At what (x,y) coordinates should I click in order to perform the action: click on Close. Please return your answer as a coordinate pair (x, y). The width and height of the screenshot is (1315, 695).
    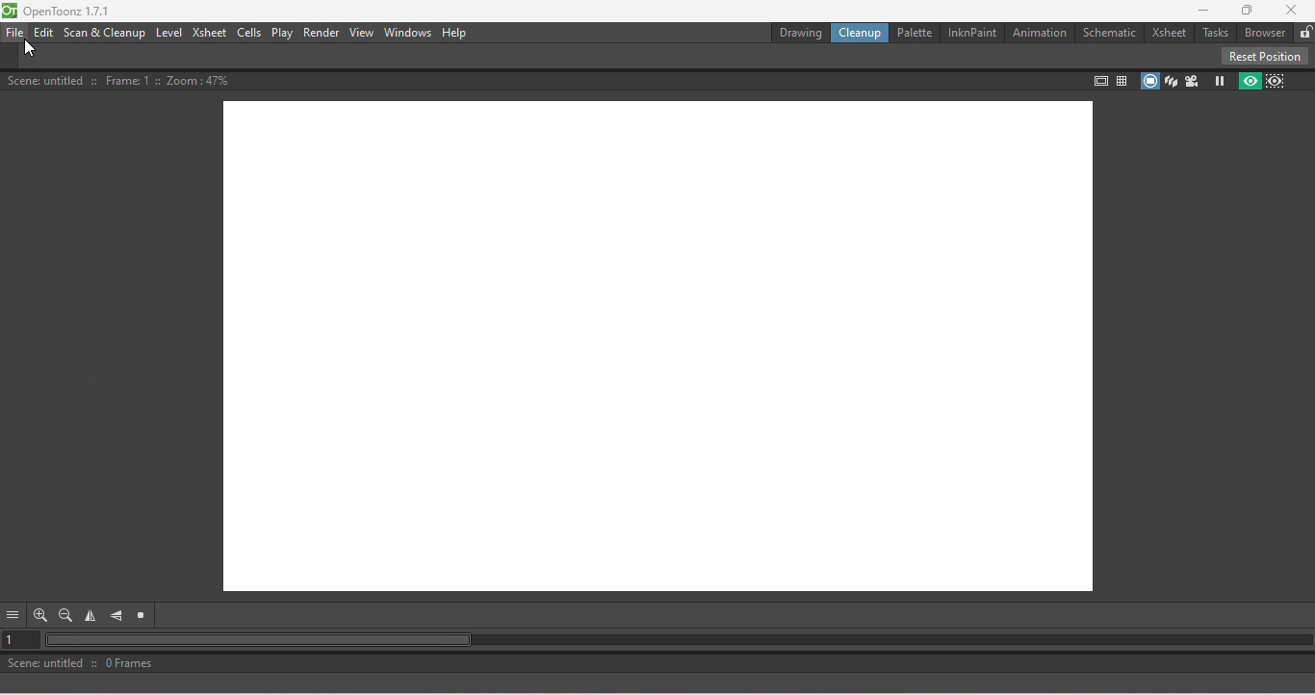
    Looking at the image, I should click on (1292, 10).